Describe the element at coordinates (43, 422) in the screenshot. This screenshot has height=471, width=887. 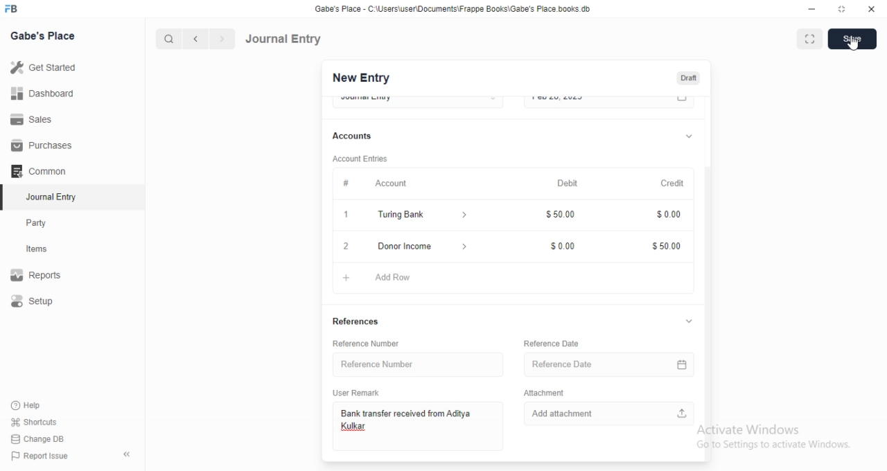
I see `‘Shortcuts` at that location.